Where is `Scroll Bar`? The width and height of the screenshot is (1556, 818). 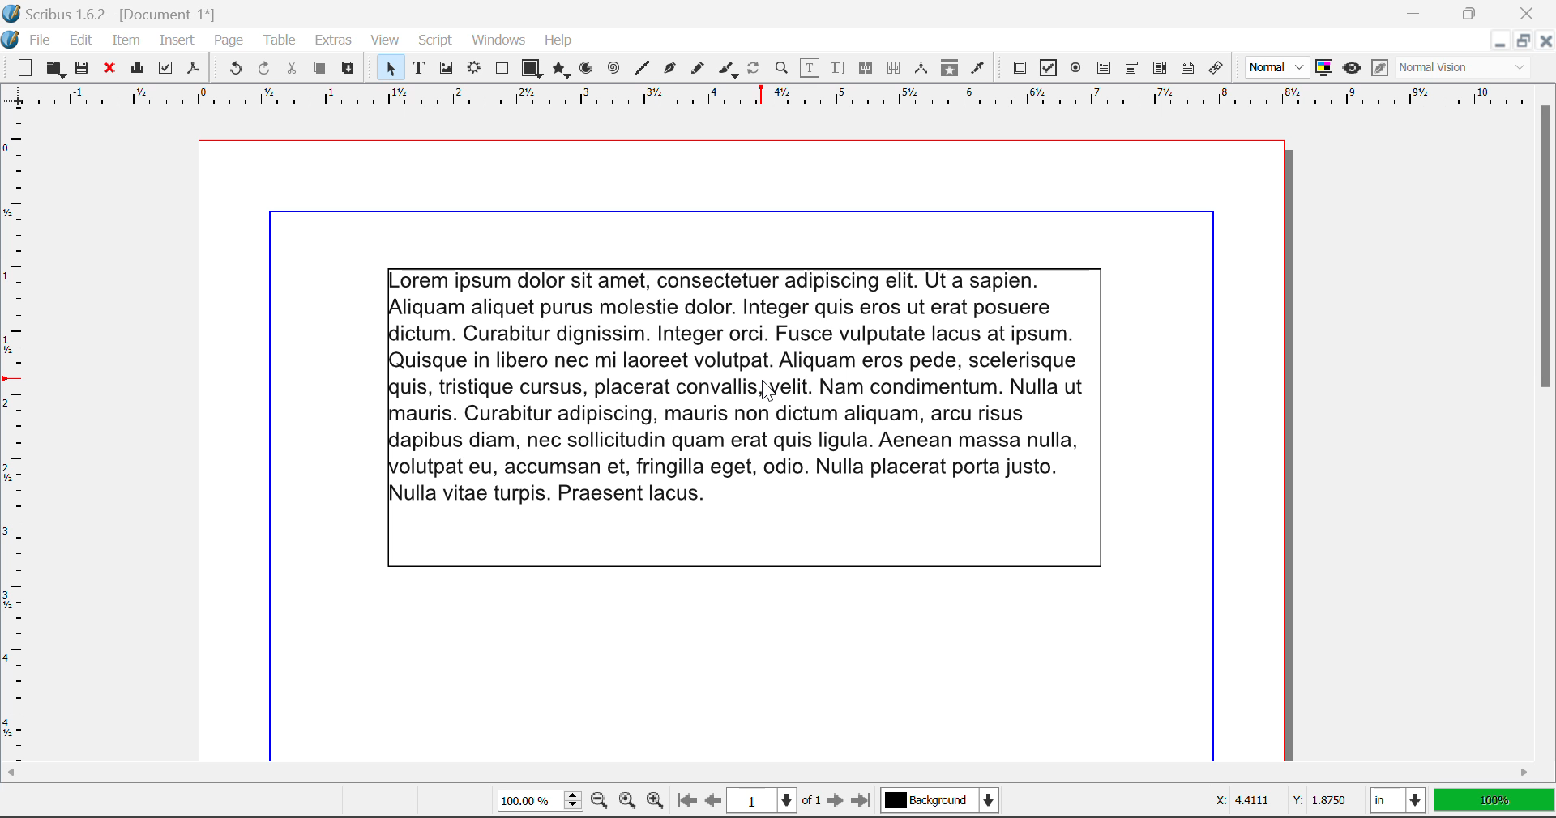 Scroll Bar is located at coordinates (769, 775).